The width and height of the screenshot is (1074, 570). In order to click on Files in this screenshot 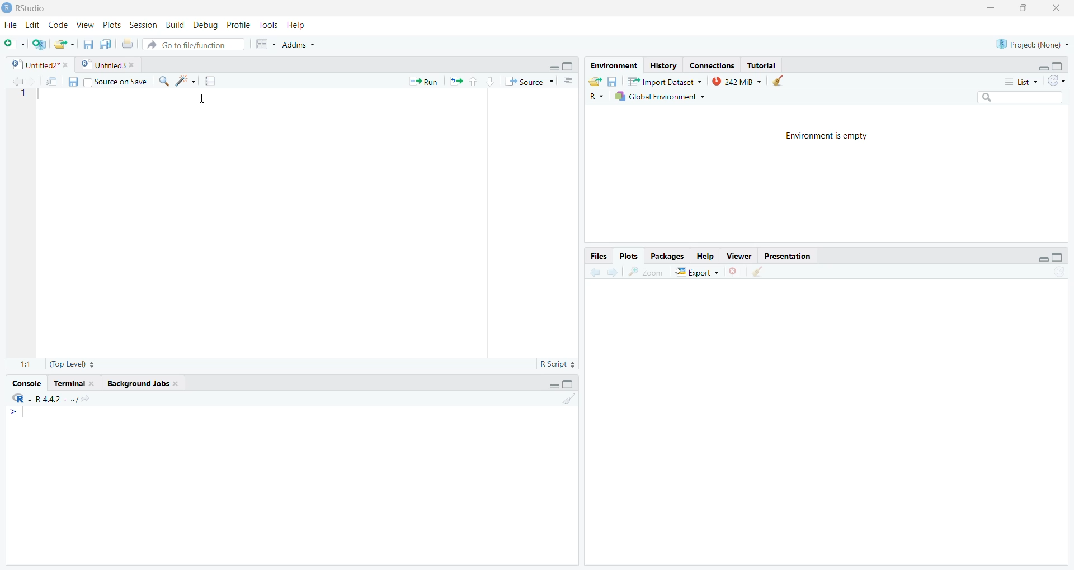, I will do `click(599, 256)`.